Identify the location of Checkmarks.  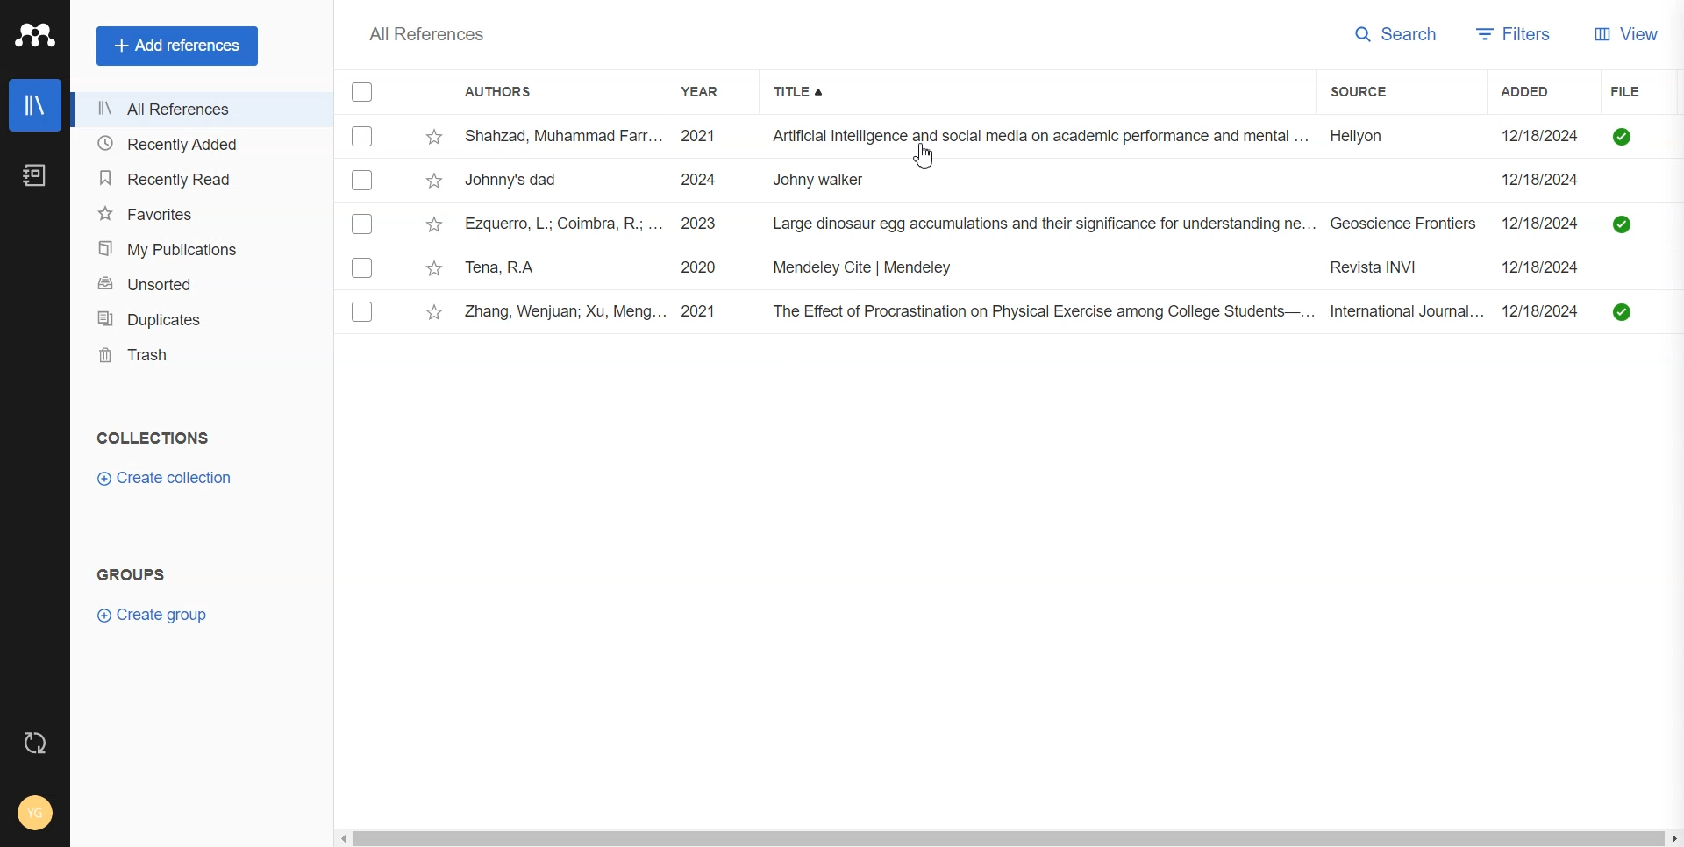
(362, 93).